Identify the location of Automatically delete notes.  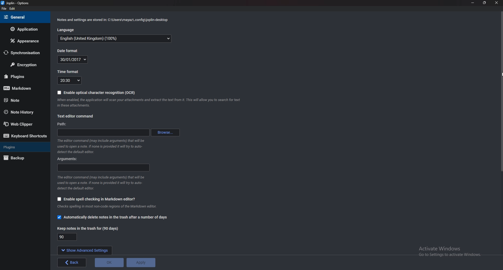
(113, 217).